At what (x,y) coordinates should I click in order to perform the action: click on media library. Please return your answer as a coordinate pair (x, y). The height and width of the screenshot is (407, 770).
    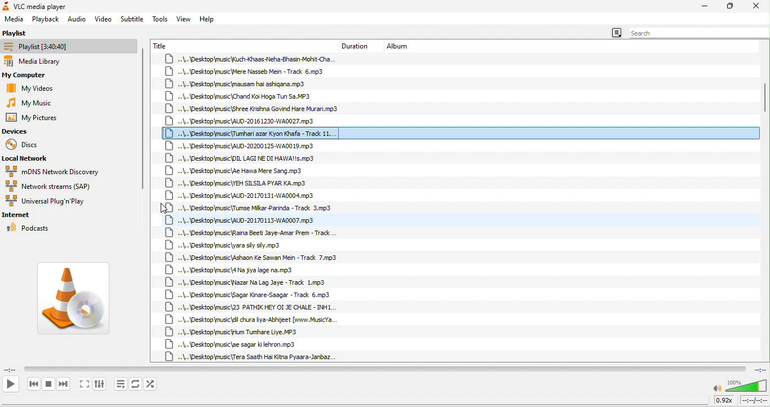
    Looking at the image, I should click on (41, 62).